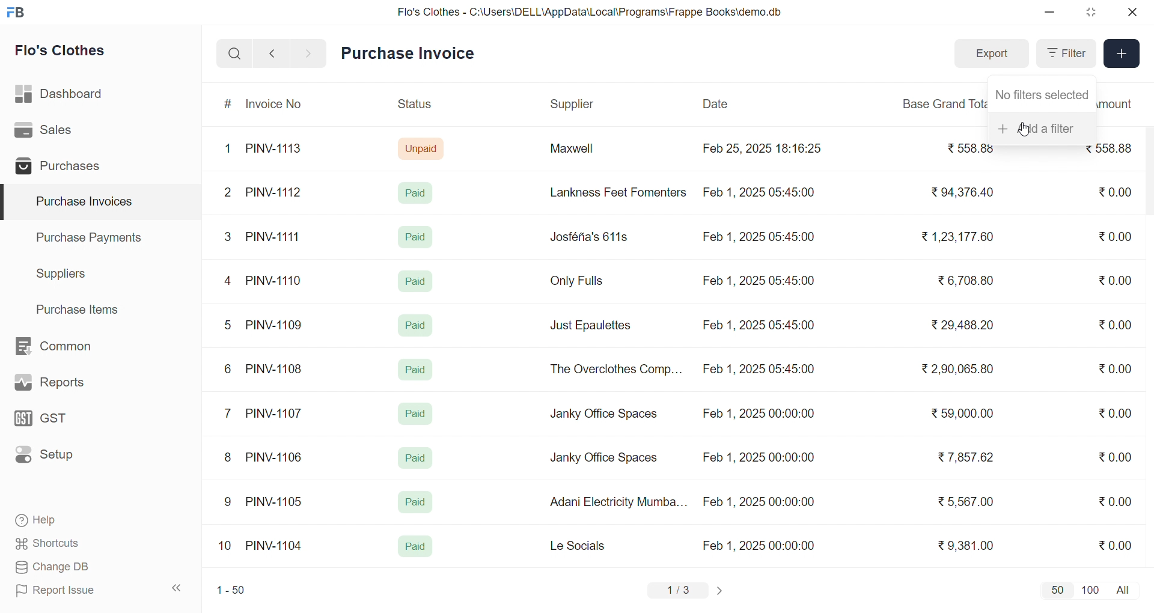 Image resolution: width=1154 pixels, height=613 pixels. Describe the element at coordinates (228, 105) in the screenshot. I see `#` at that location.